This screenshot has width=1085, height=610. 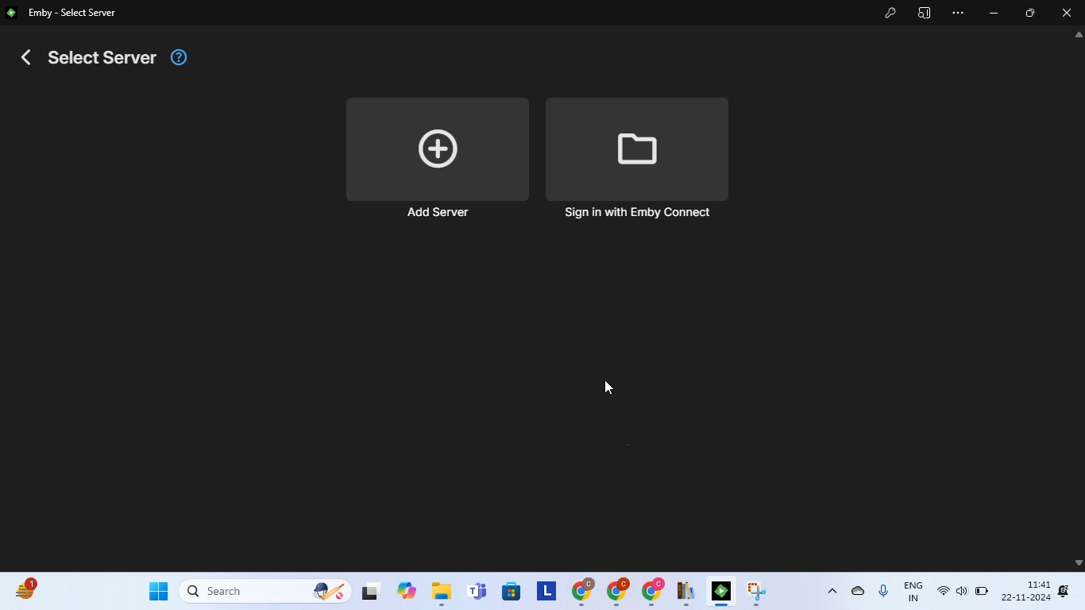 What do you see at coordinates (1064, 590) in the screenshot?
I see `notifications` at bounding box center [1064, 590].